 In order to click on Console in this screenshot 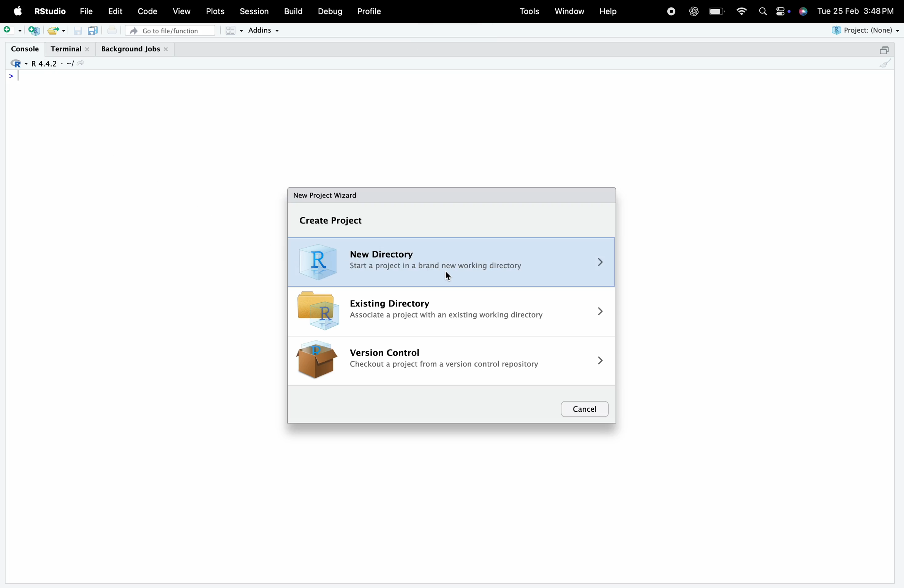, I will do `click(25, 49)`.